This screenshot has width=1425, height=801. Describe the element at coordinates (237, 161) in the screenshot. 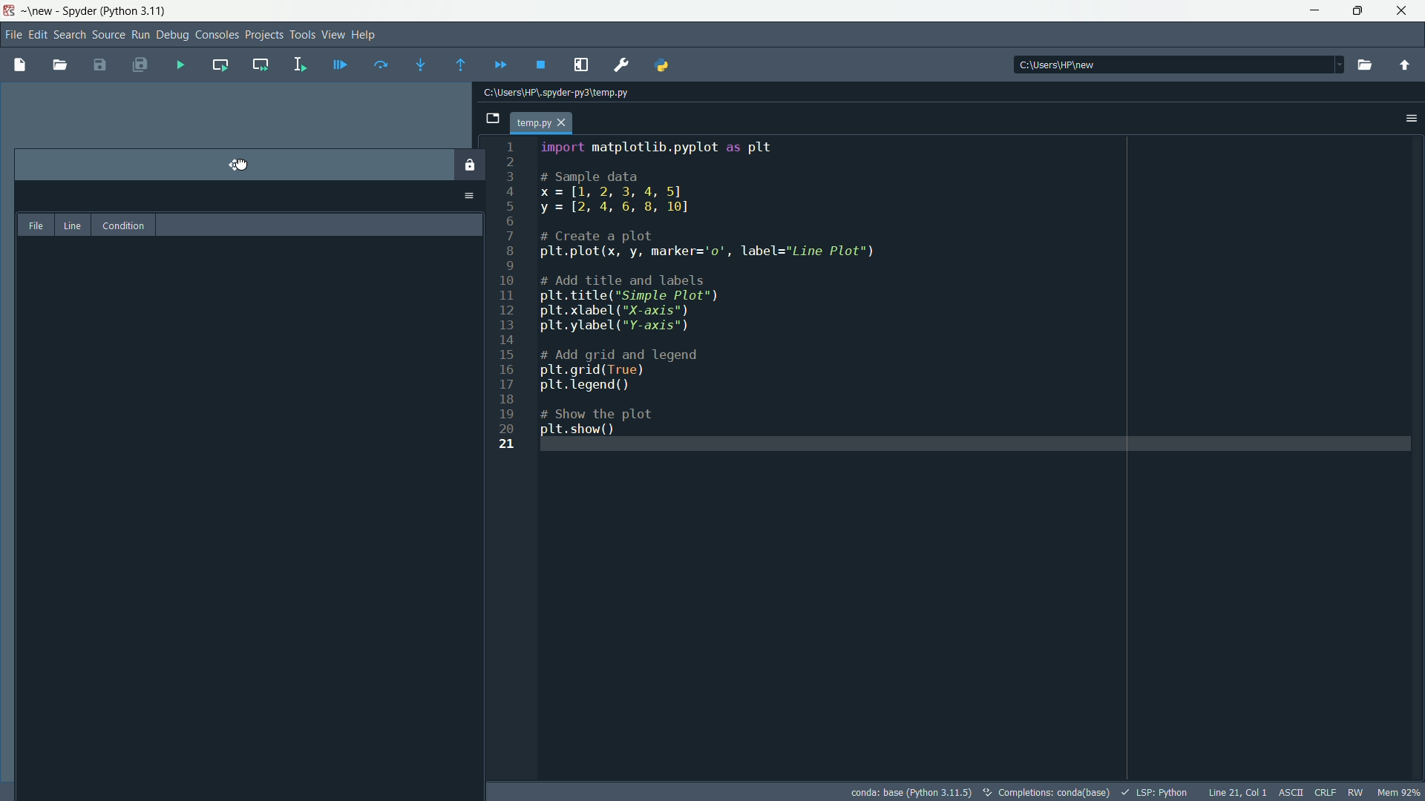

I see `cursor` at that location.